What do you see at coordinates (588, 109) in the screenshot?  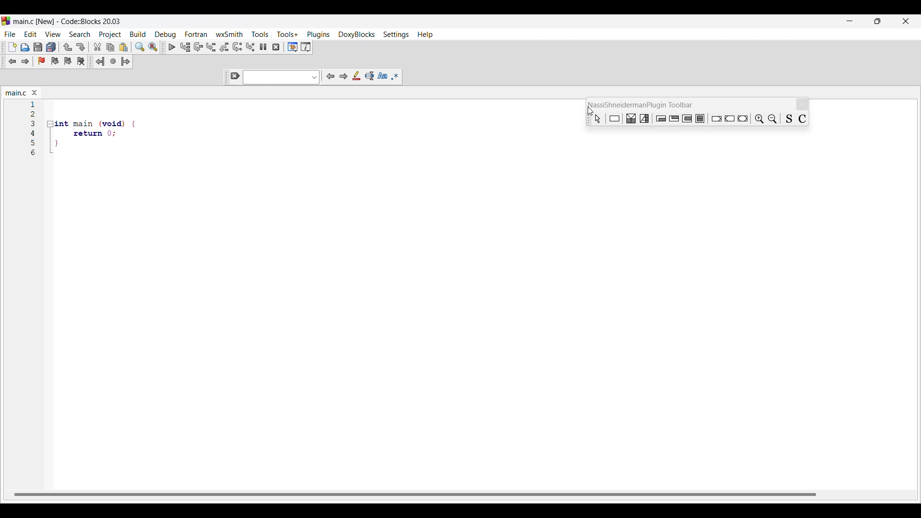 I see `Cursor position unchanged after dragging toolbar` at bounding box center [588, 109].